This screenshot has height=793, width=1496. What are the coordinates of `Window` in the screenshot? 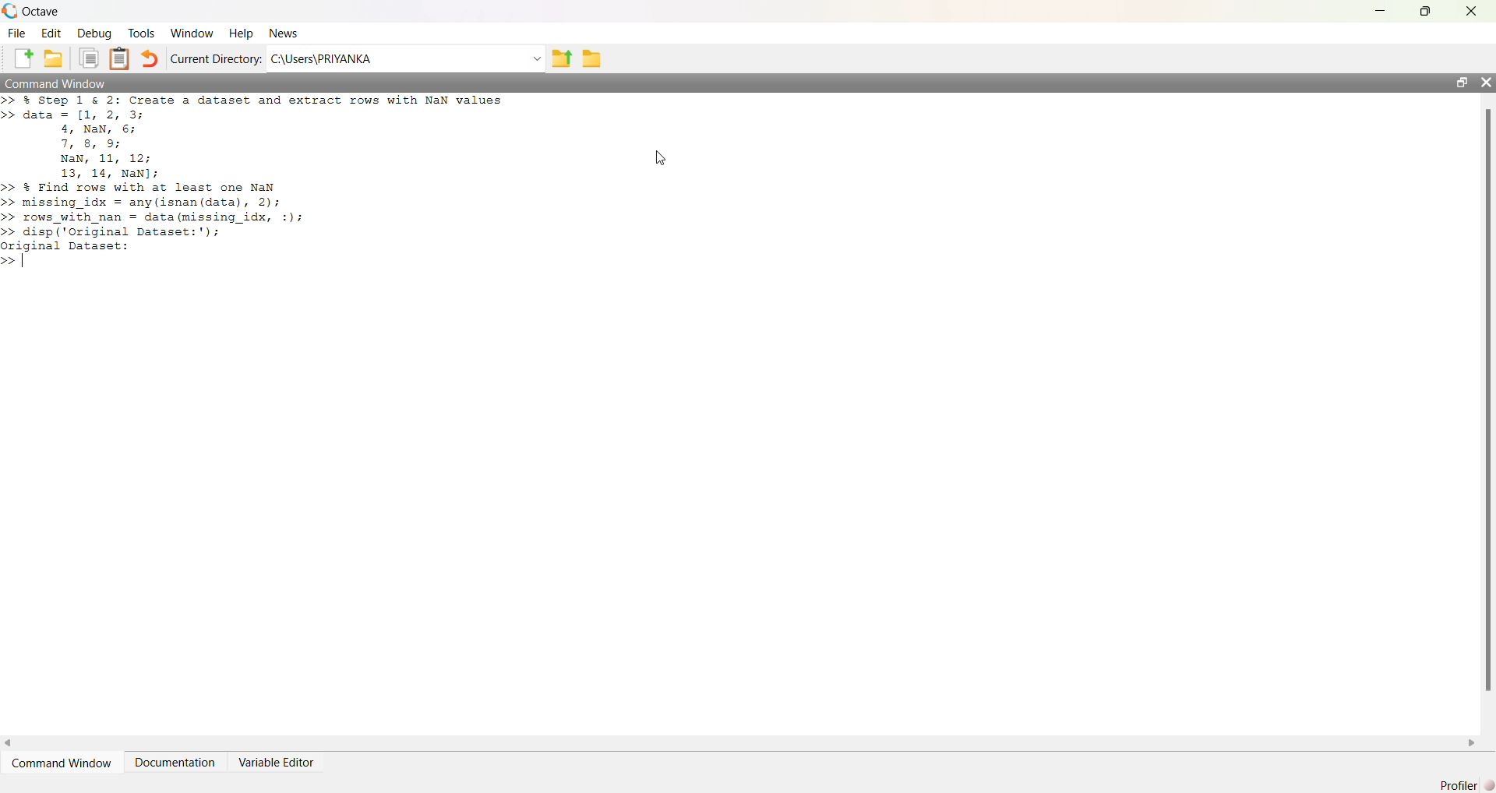 It's located at (193, 33).